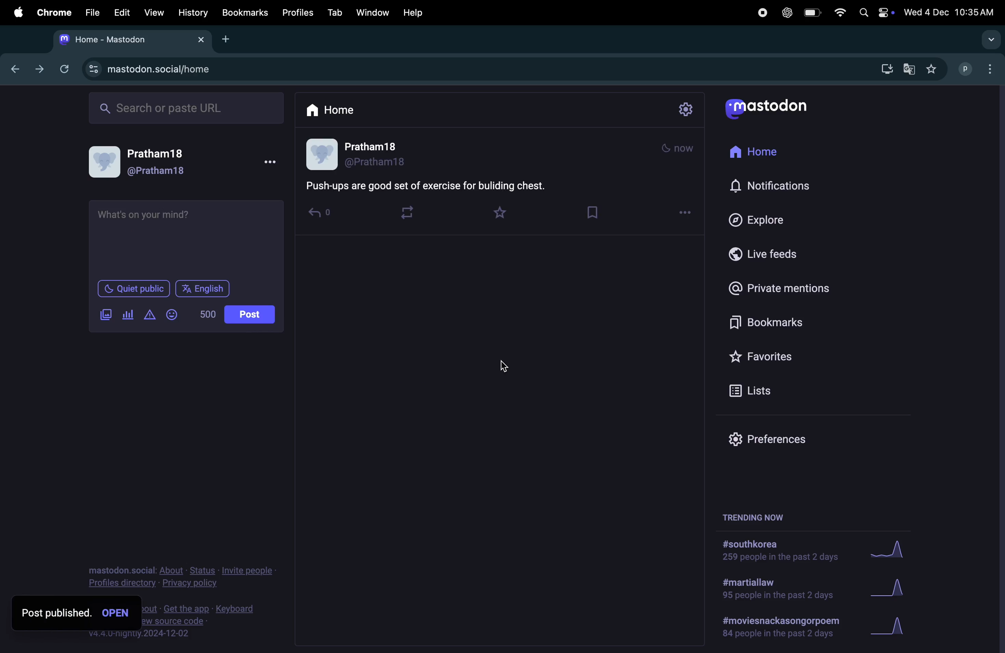 This screenshot has height=653, width=1005. I want to click on post, so click(251, 315).